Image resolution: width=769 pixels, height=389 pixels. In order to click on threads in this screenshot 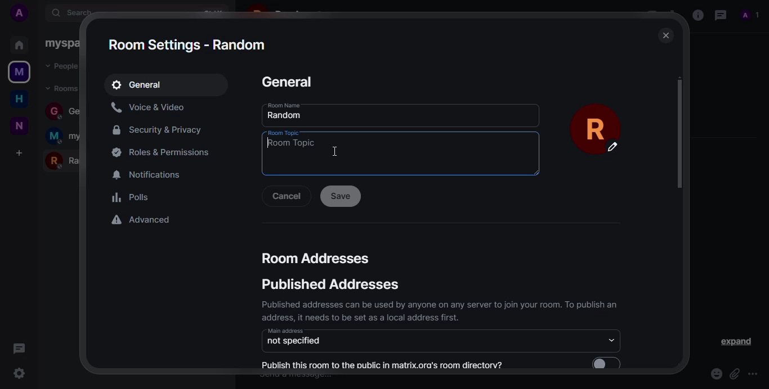, I will do `click(19, 348)`.